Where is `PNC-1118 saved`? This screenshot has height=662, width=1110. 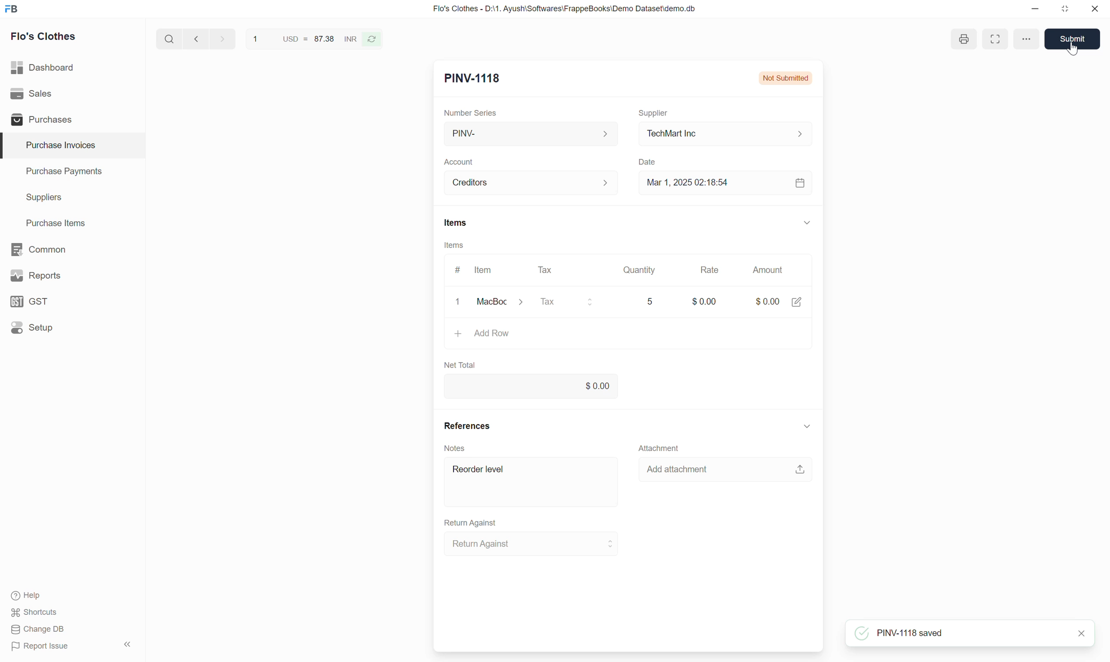
PNC-1118 saved is located at coordinates (906, 633).